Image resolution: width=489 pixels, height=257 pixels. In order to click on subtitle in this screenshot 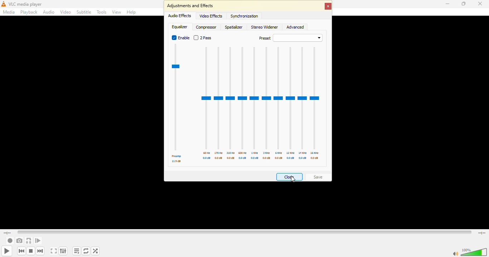, I will do `click(84, 12)`.